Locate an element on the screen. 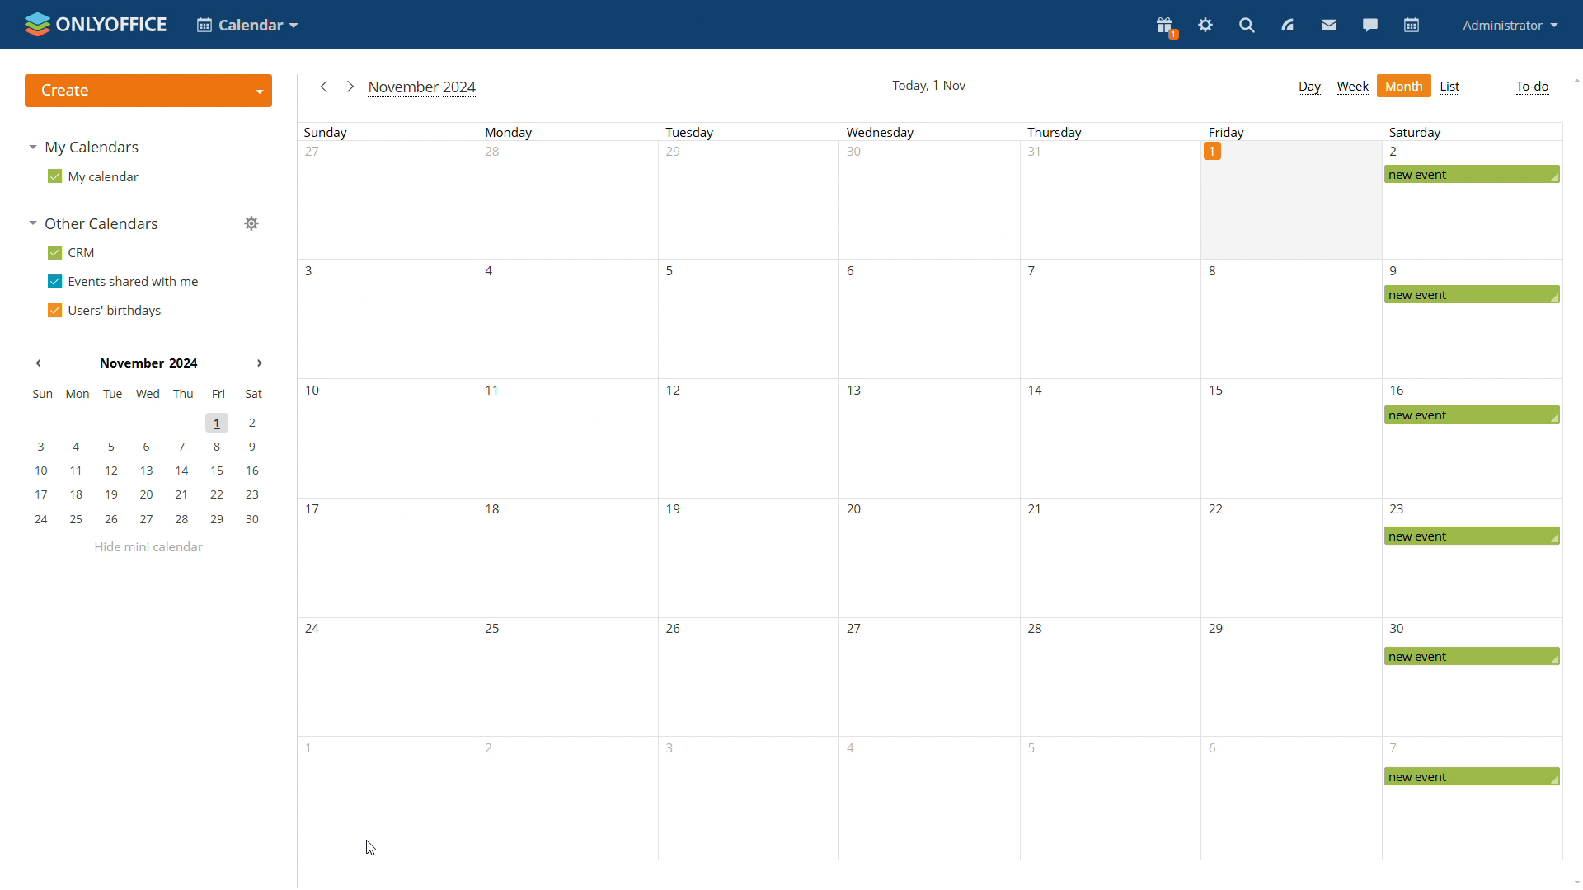 The image size is (1583, 890). day view is located at coordinates (1309, 88).